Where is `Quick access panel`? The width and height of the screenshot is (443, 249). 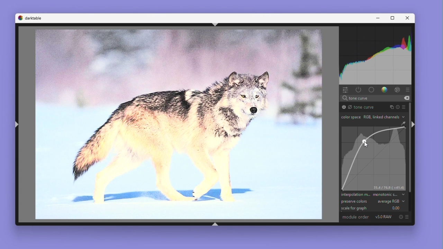
Quick access panel is located at coordinates (345, 90).